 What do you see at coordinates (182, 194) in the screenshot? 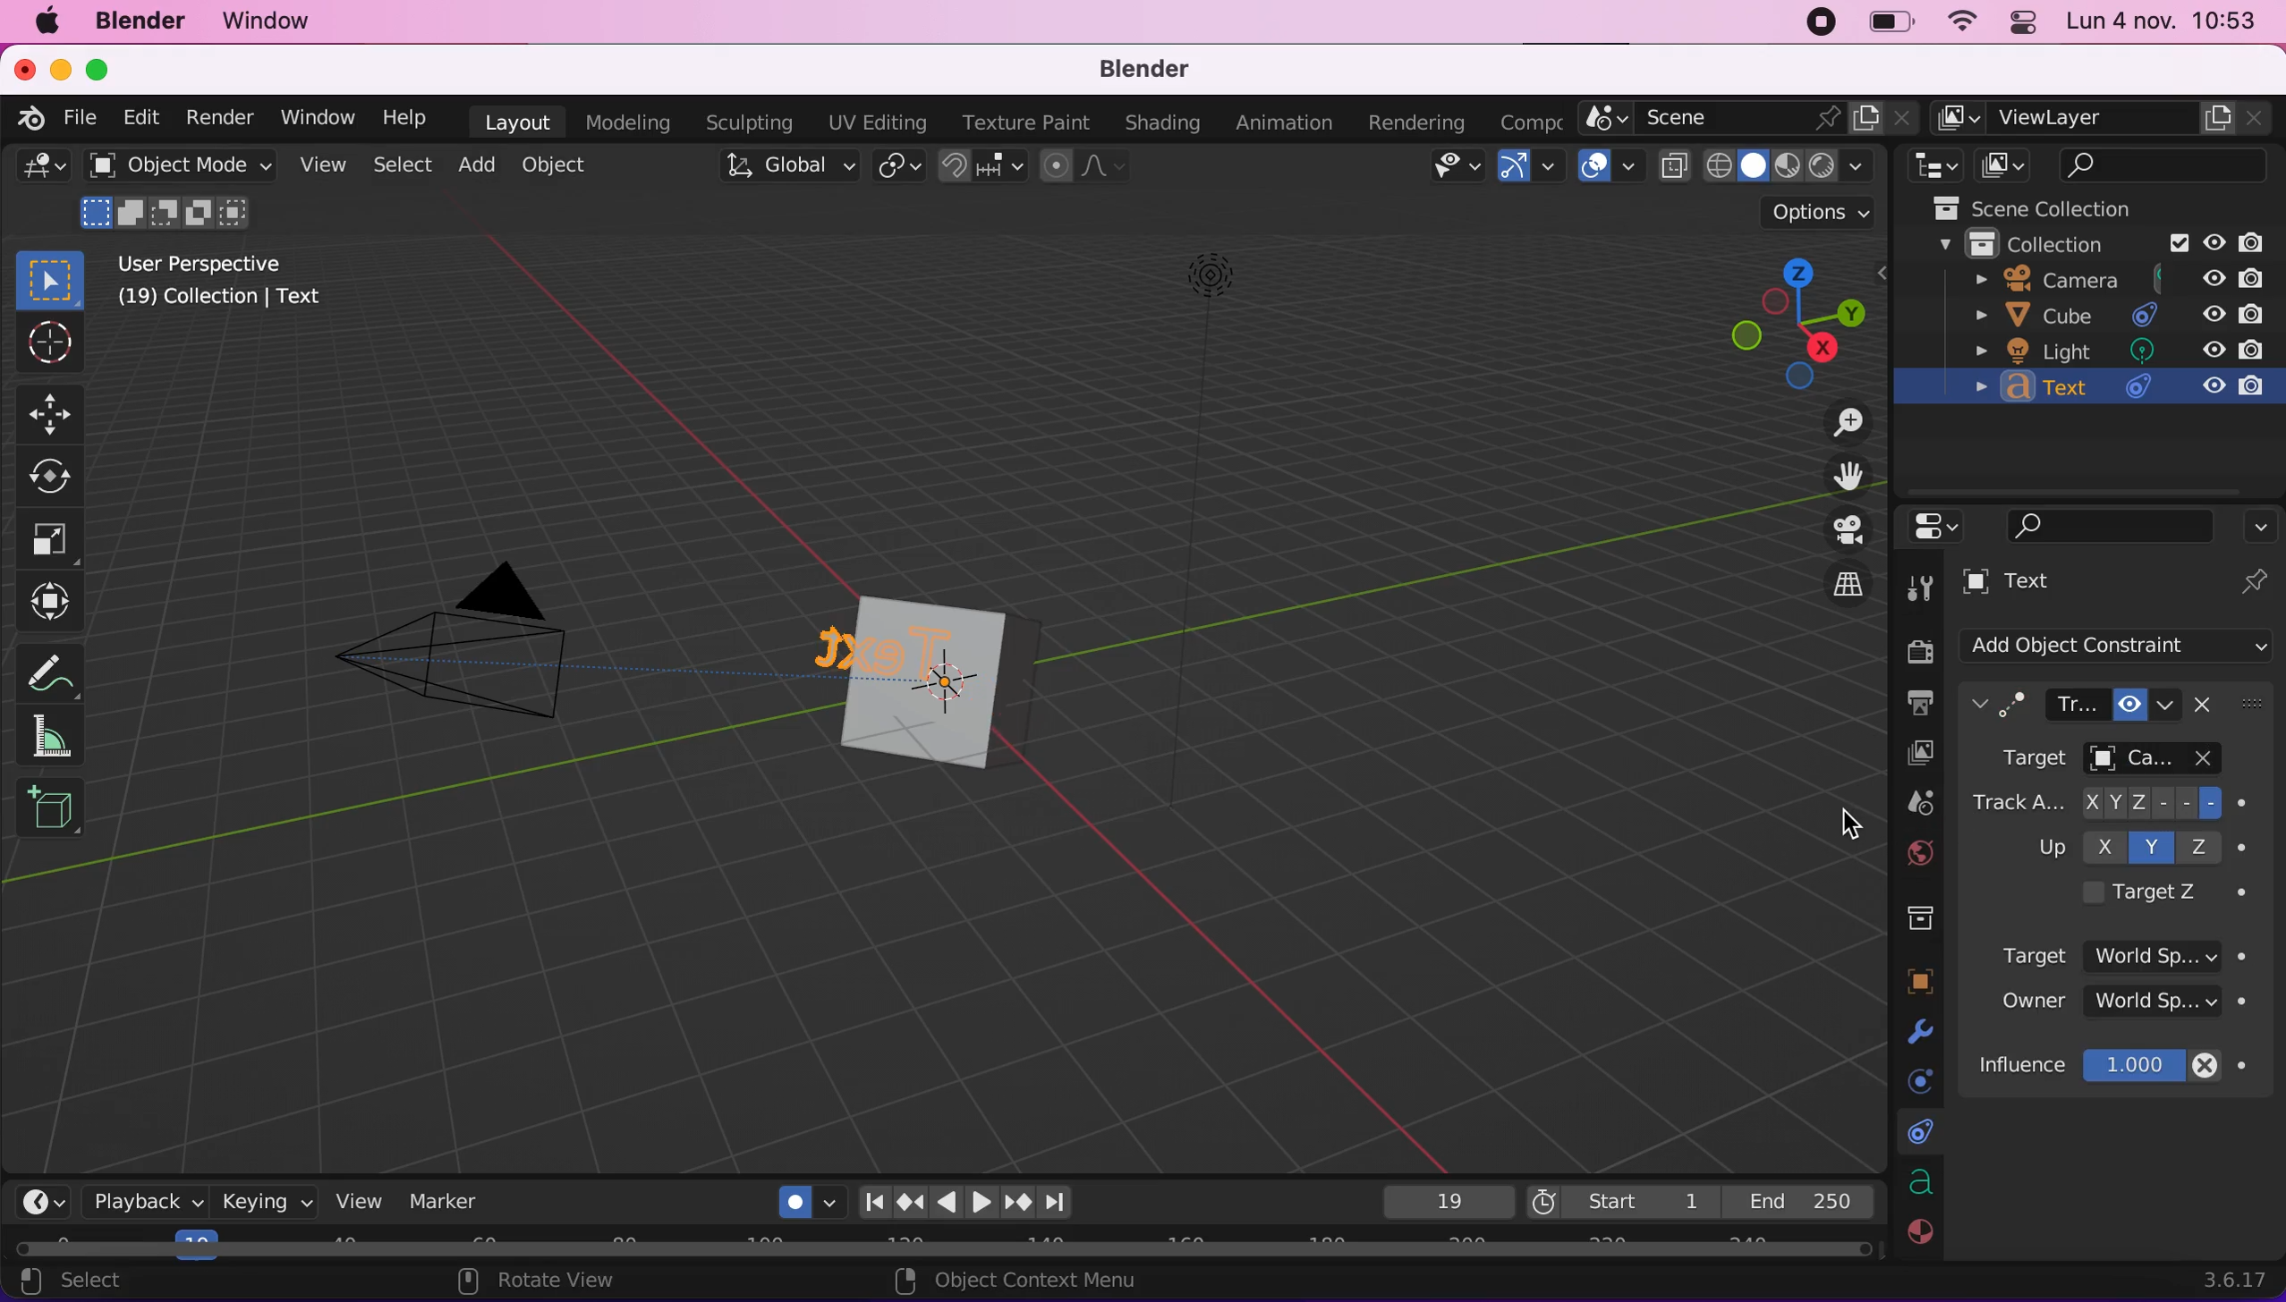
I see `object mode` at bounding box center [182, 194].